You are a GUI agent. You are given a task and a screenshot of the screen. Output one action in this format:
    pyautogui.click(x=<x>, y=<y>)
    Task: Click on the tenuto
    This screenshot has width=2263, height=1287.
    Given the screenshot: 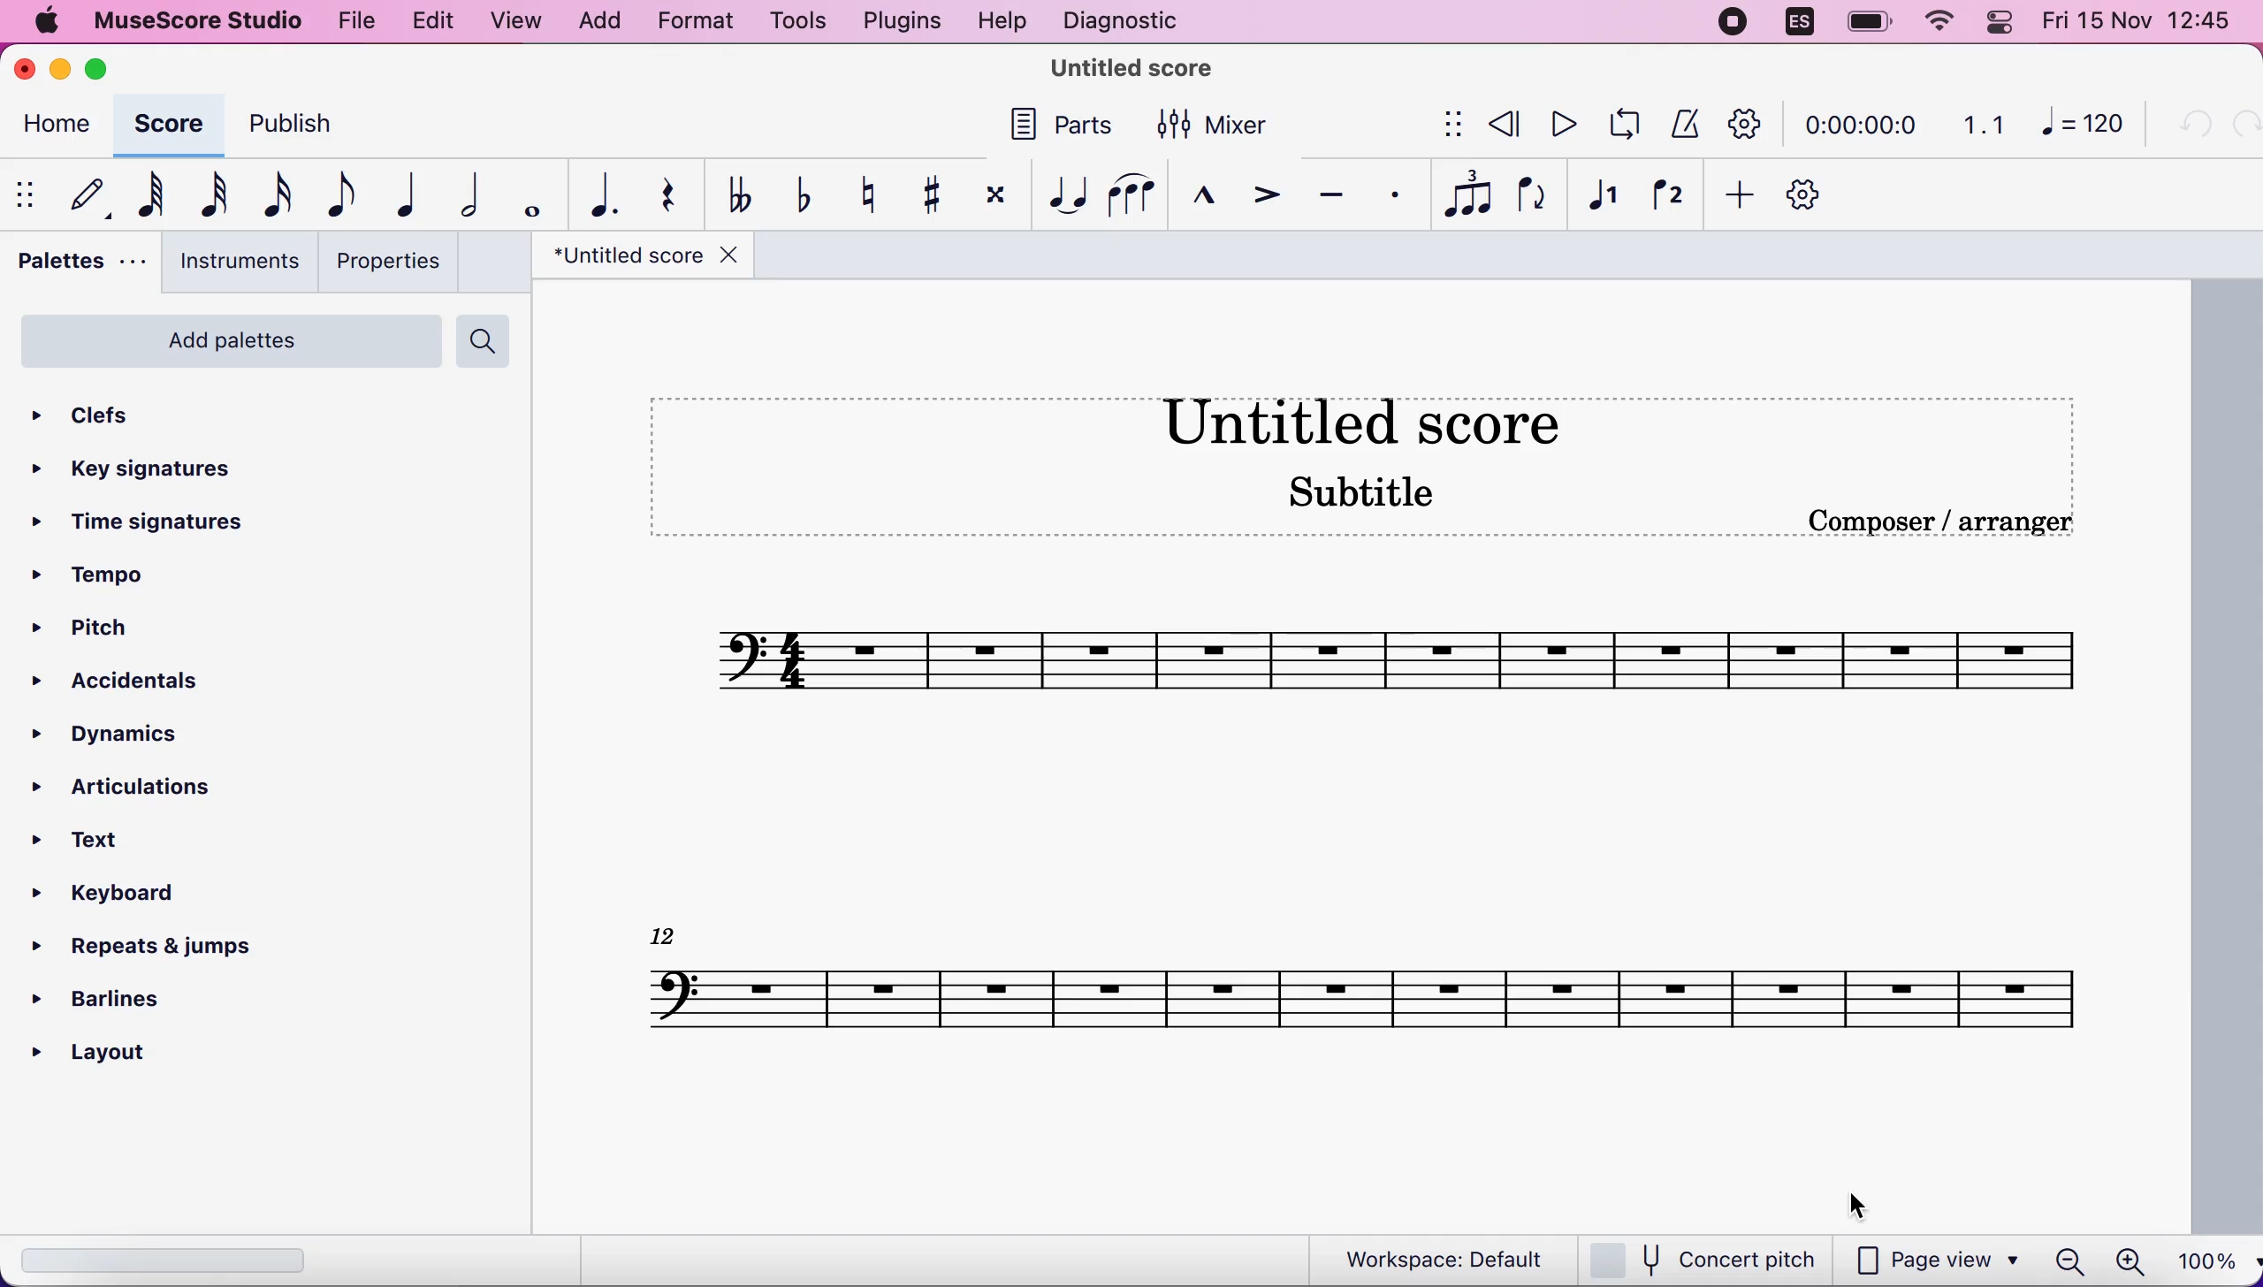 What is the action you would take?
    pyautogui.click(x=1330, y=192)
    